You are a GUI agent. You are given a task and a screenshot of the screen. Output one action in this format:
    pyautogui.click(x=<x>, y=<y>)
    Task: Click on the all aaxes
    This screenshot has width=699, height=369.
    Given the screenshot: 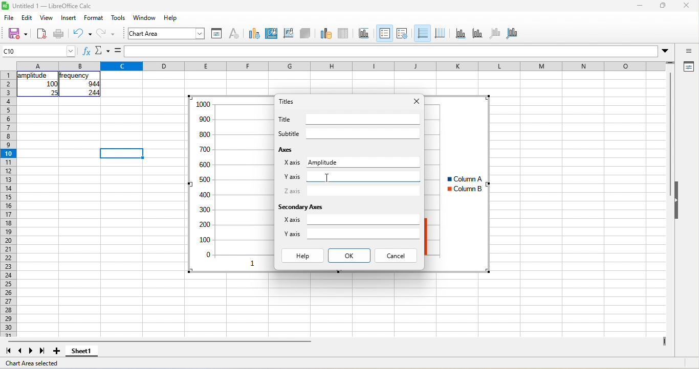 What is the action you would take?
    pyautogui.click(x=512, y=34)
    